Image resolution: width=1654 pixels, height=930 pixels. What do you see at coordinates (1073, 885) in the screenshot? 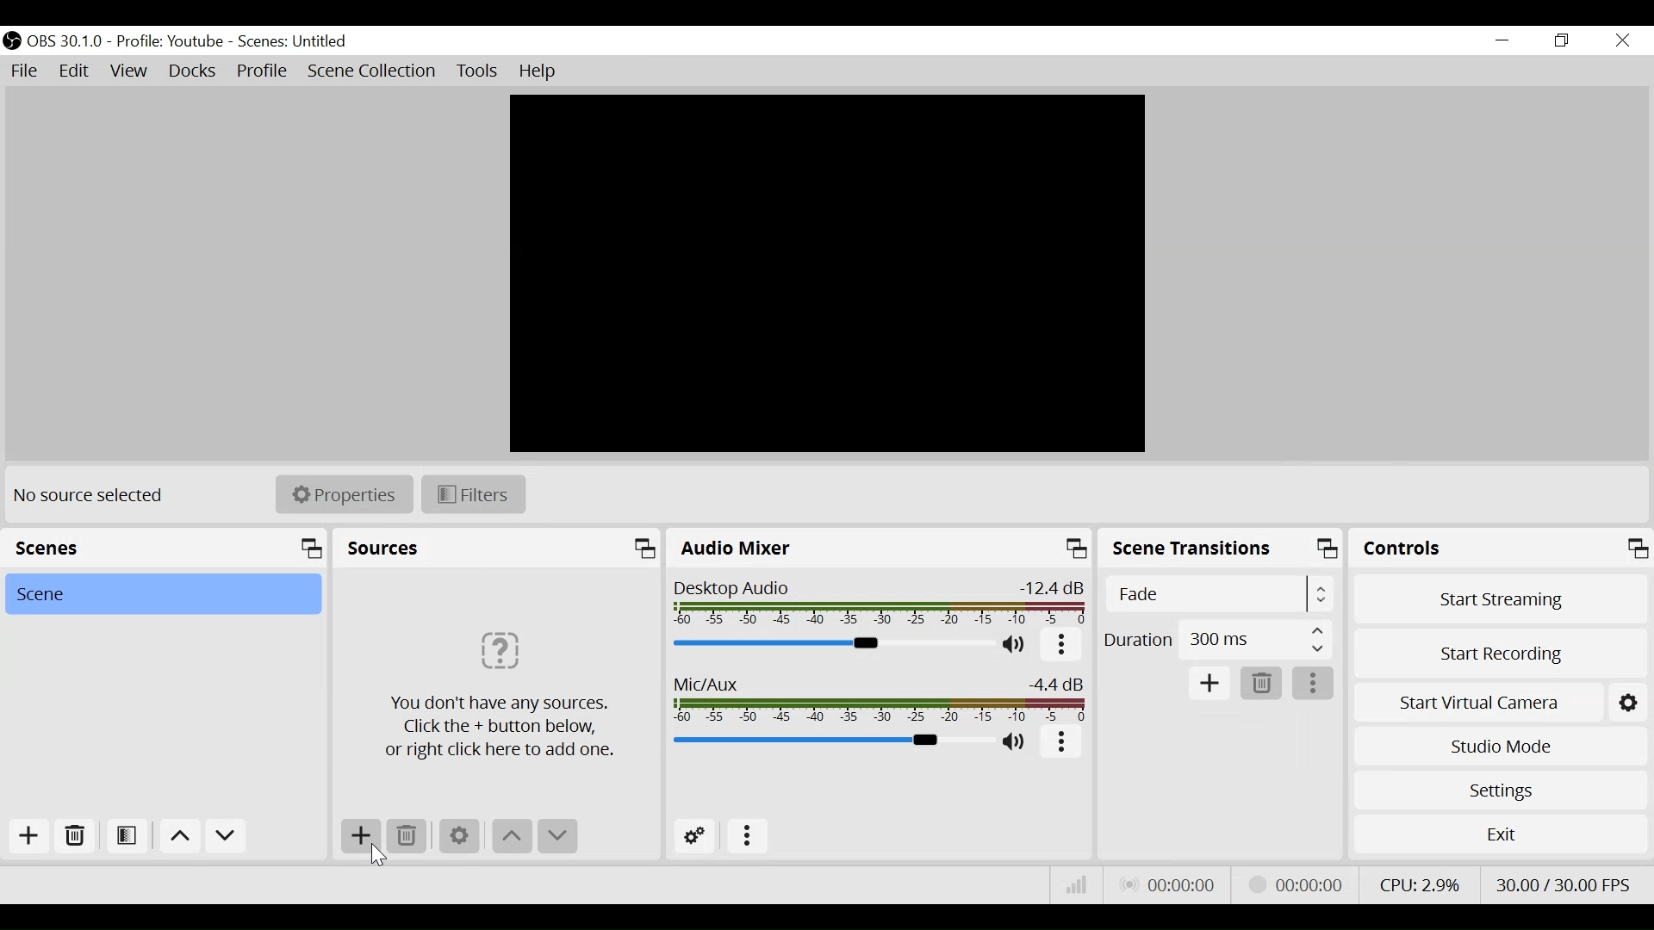
I see `Bitrate` at bounding box center [1073, 885].